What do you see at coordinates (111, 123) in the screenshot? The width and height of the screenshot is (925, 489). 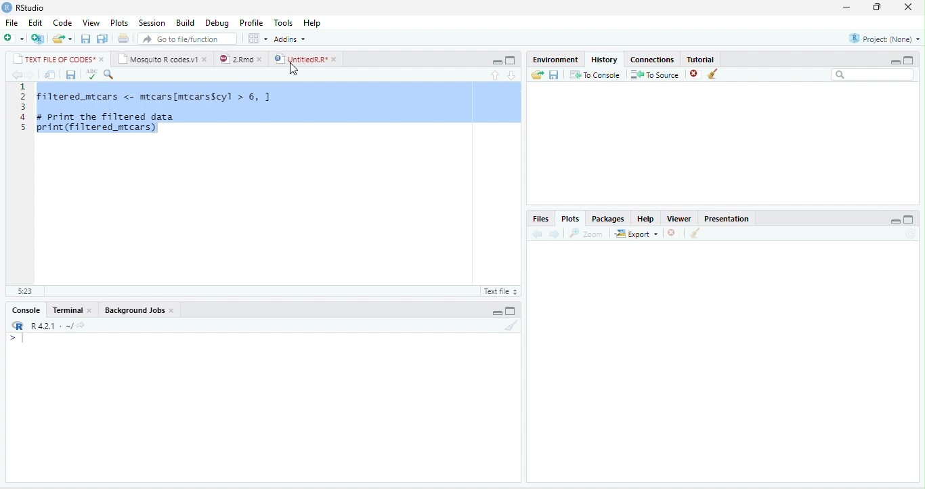 I see `# print the filtered data
print (filtered mtcars)` at bounding box center [111, 123].